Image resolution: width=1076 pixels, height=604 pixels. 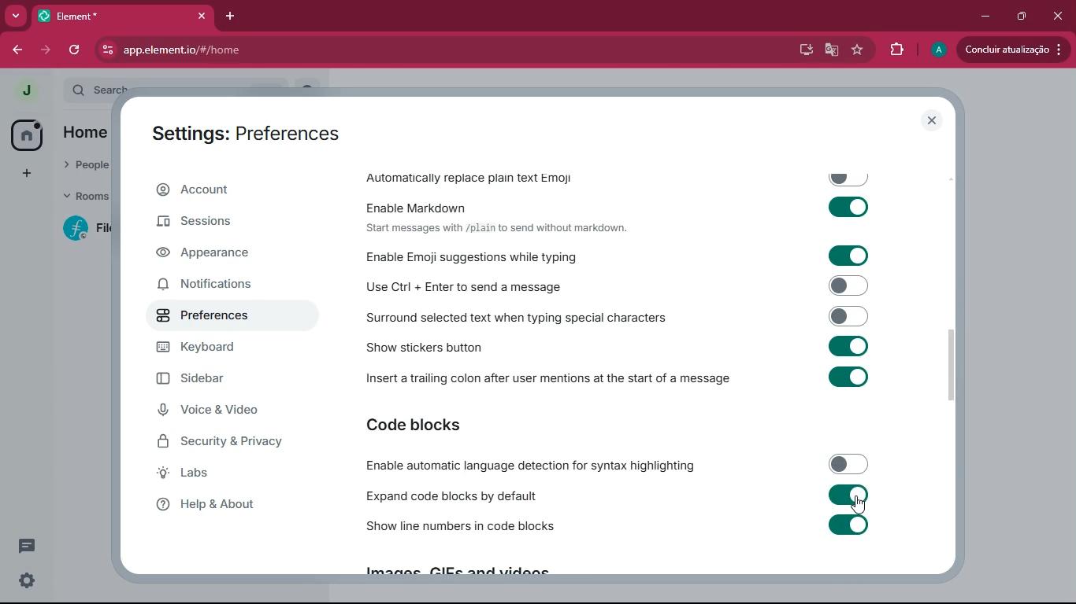 What do you see at coordinates (937, 50) in the screenshot?
I see `profile picture` at bounding box center [937, 50].